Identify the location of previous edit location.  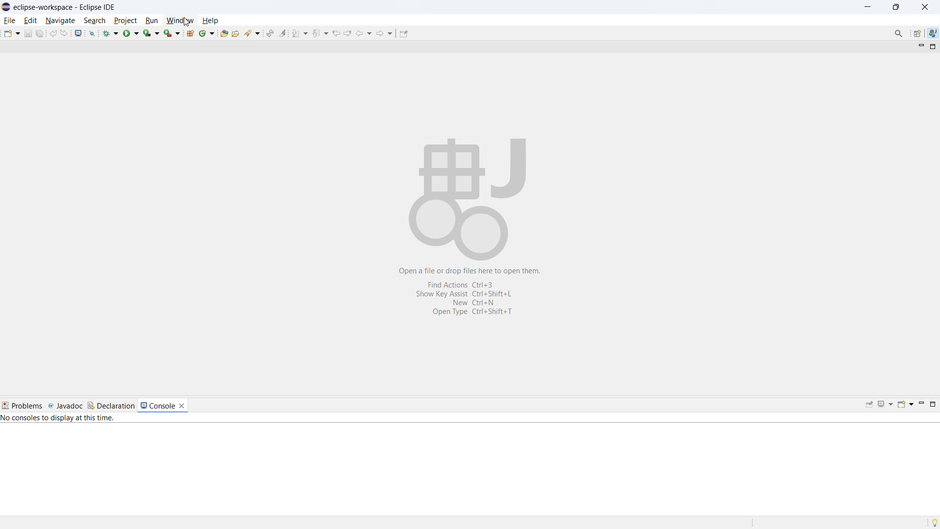
(335, 33).